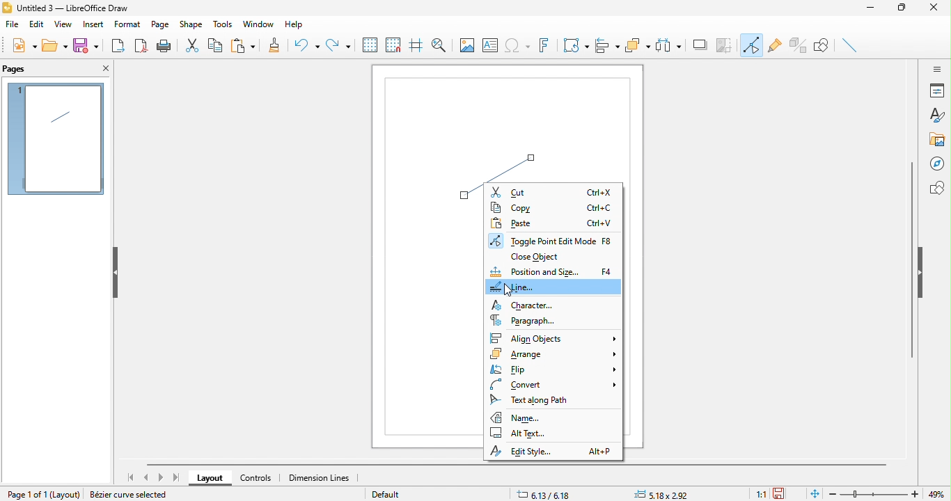 Image resolution: width=951 pixels, height=501 pixels. Describe the element at coordinates (541, 399) in the screenshot. I see `text along path` at that location.